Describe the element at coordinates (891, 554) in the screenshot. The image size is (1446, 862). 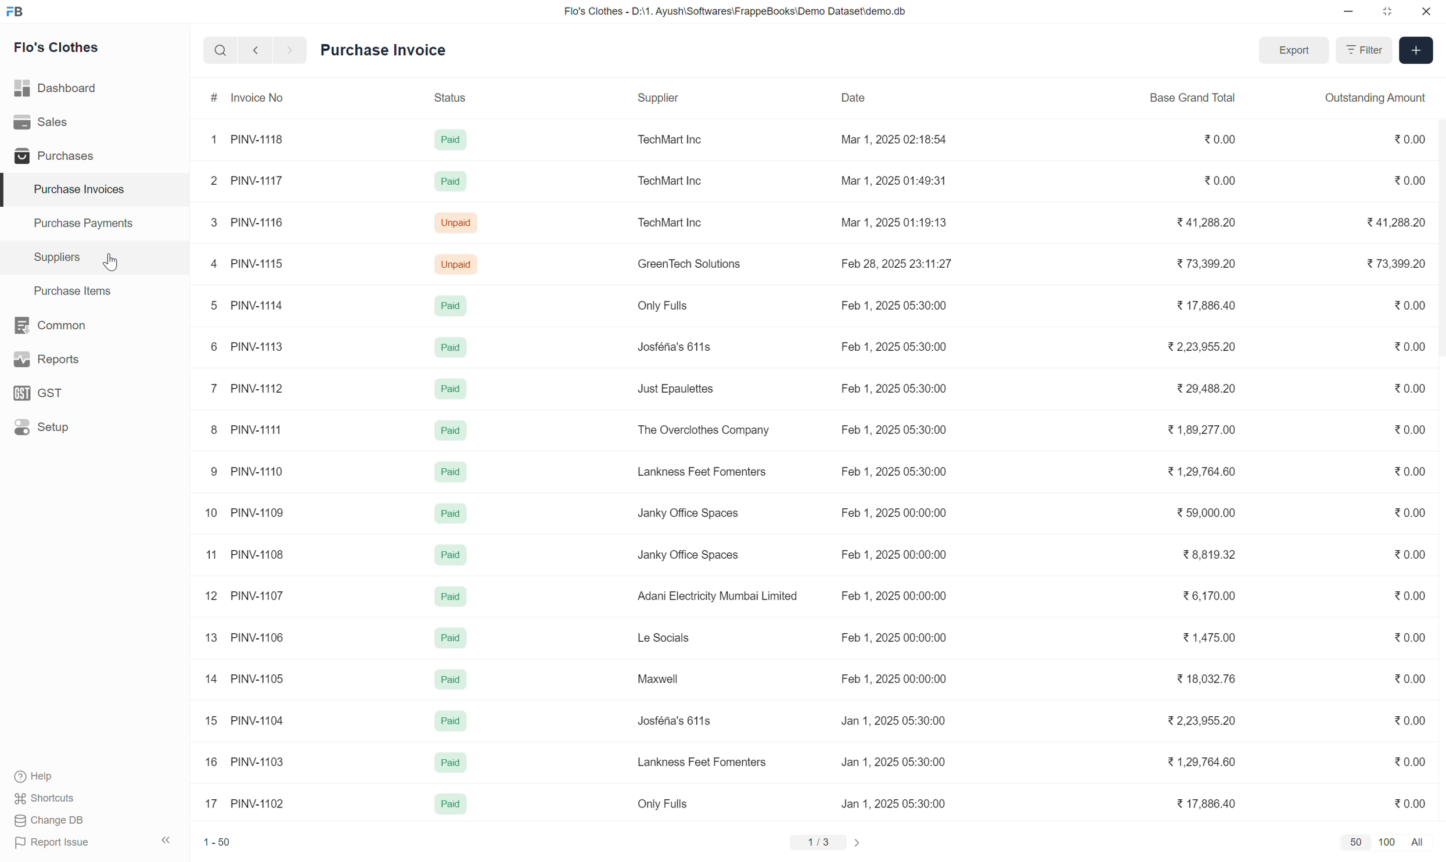
I see `Feb 1, 2025 00:00:00` at that location.